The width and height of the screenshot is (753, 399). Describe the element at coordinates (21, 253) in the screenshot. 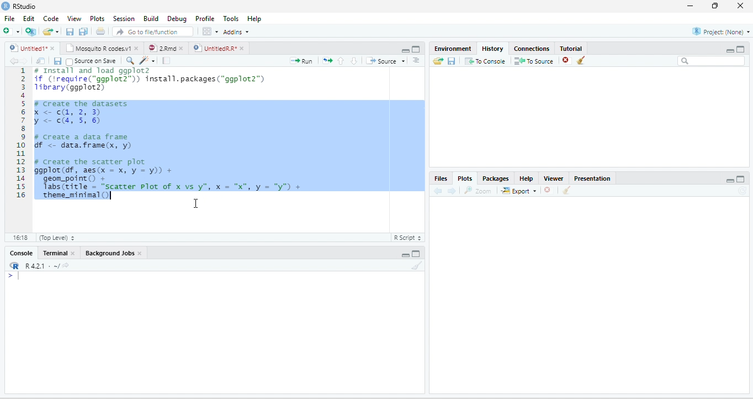

I see `Console` at that location.